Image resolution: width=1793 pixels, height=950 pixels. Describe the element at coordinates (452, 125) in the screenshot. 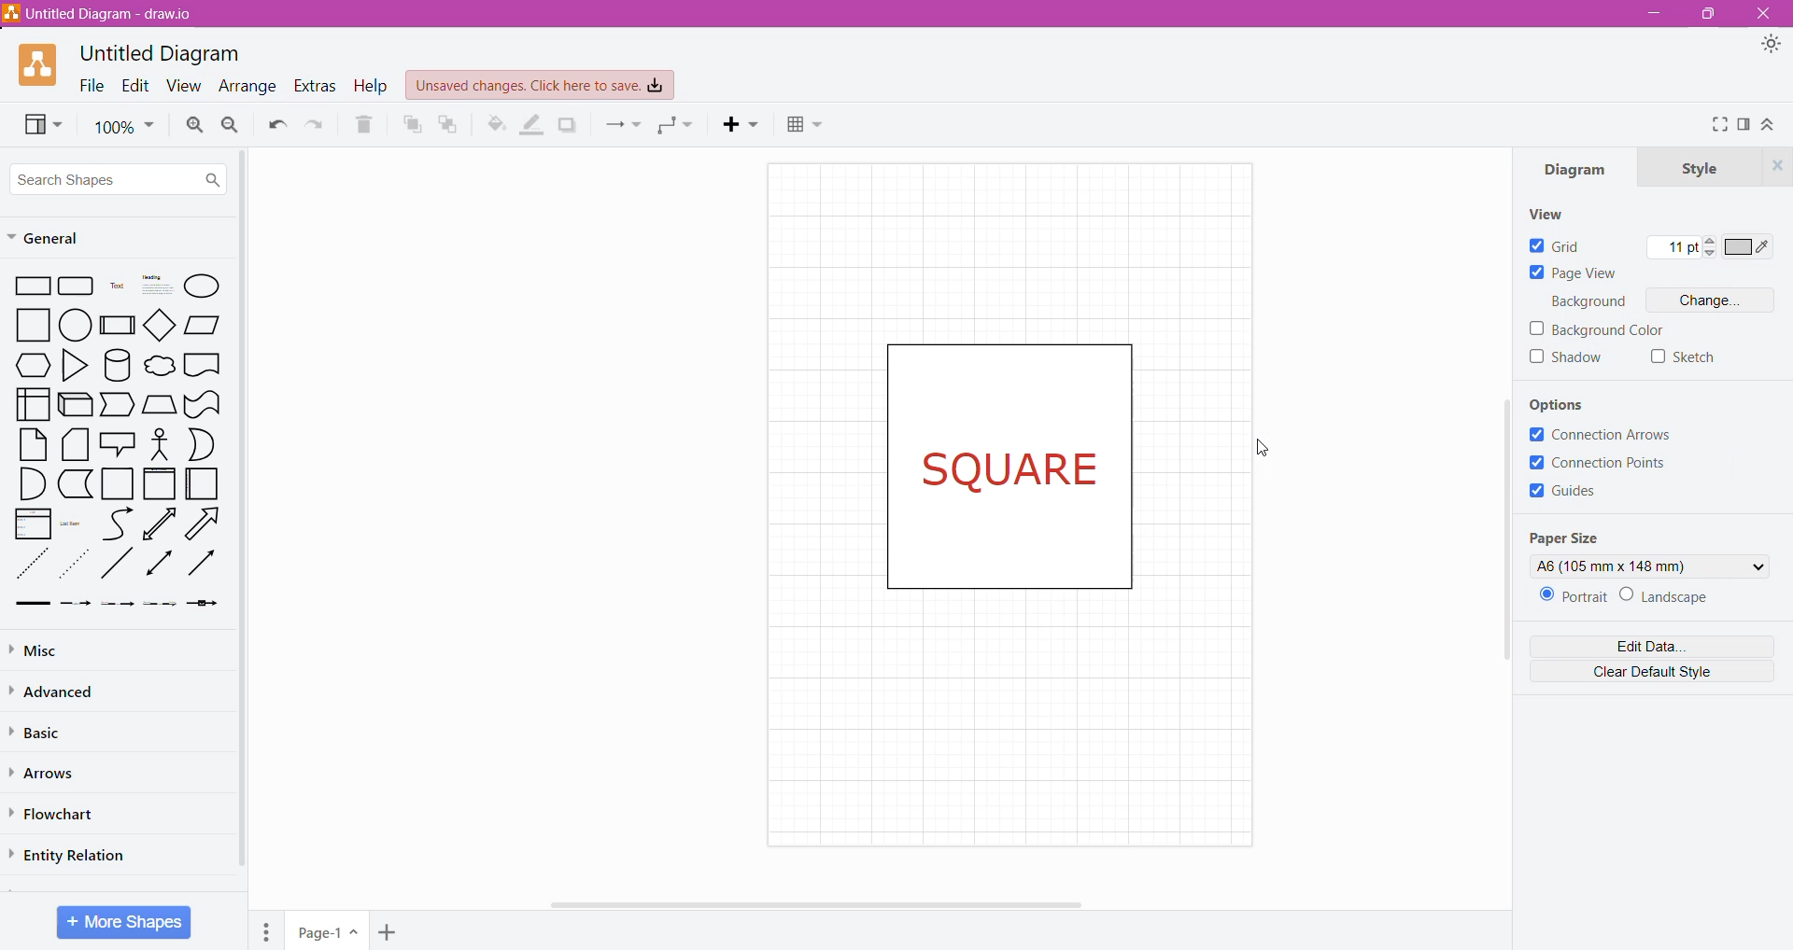

I see `To Back` at that location.